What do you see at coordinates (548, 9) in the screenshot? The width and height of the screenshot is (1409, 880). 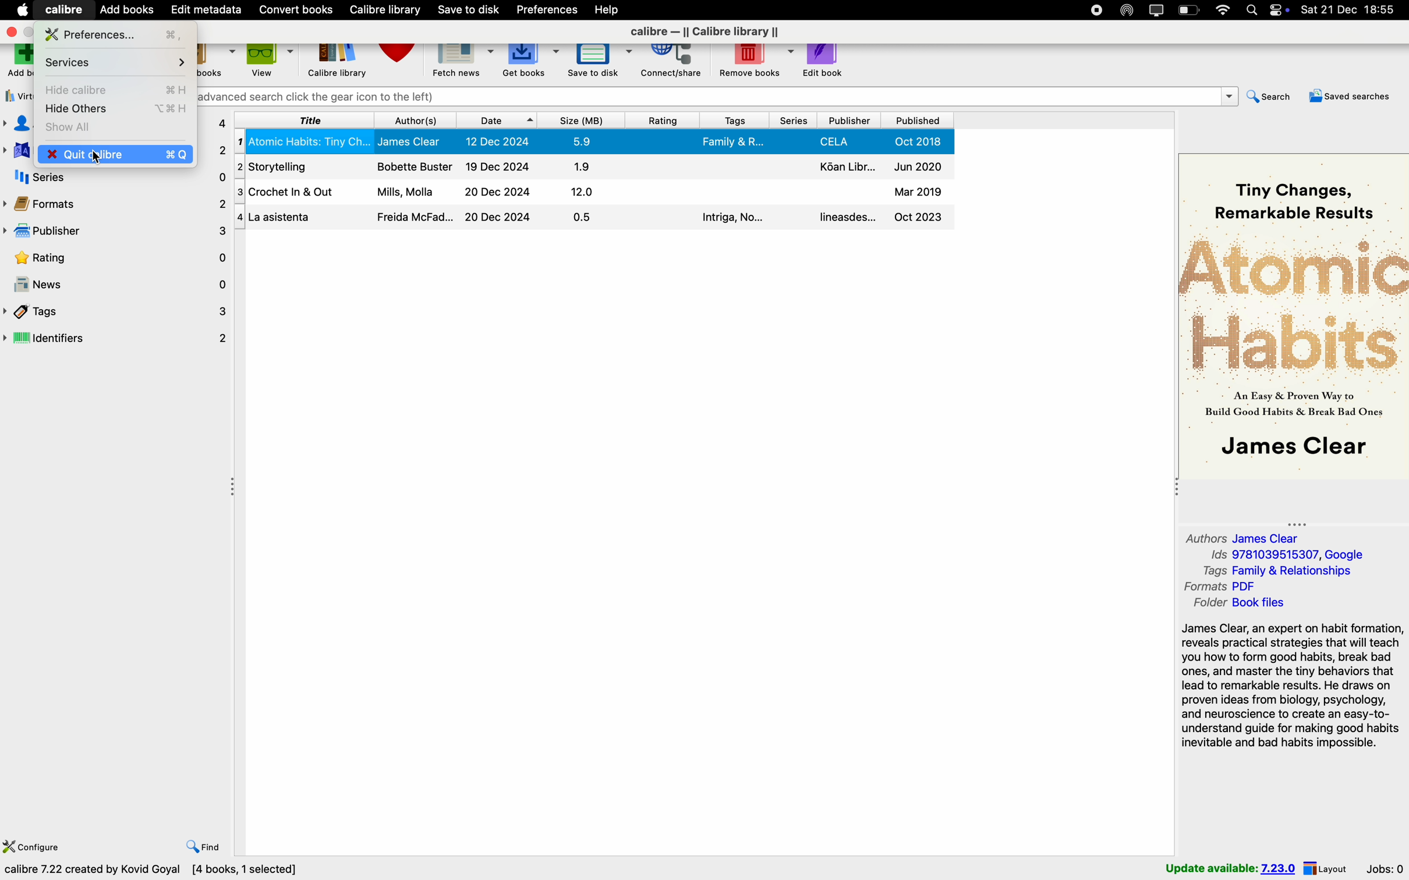 I see `preferences` at bounding box center [548, 9].